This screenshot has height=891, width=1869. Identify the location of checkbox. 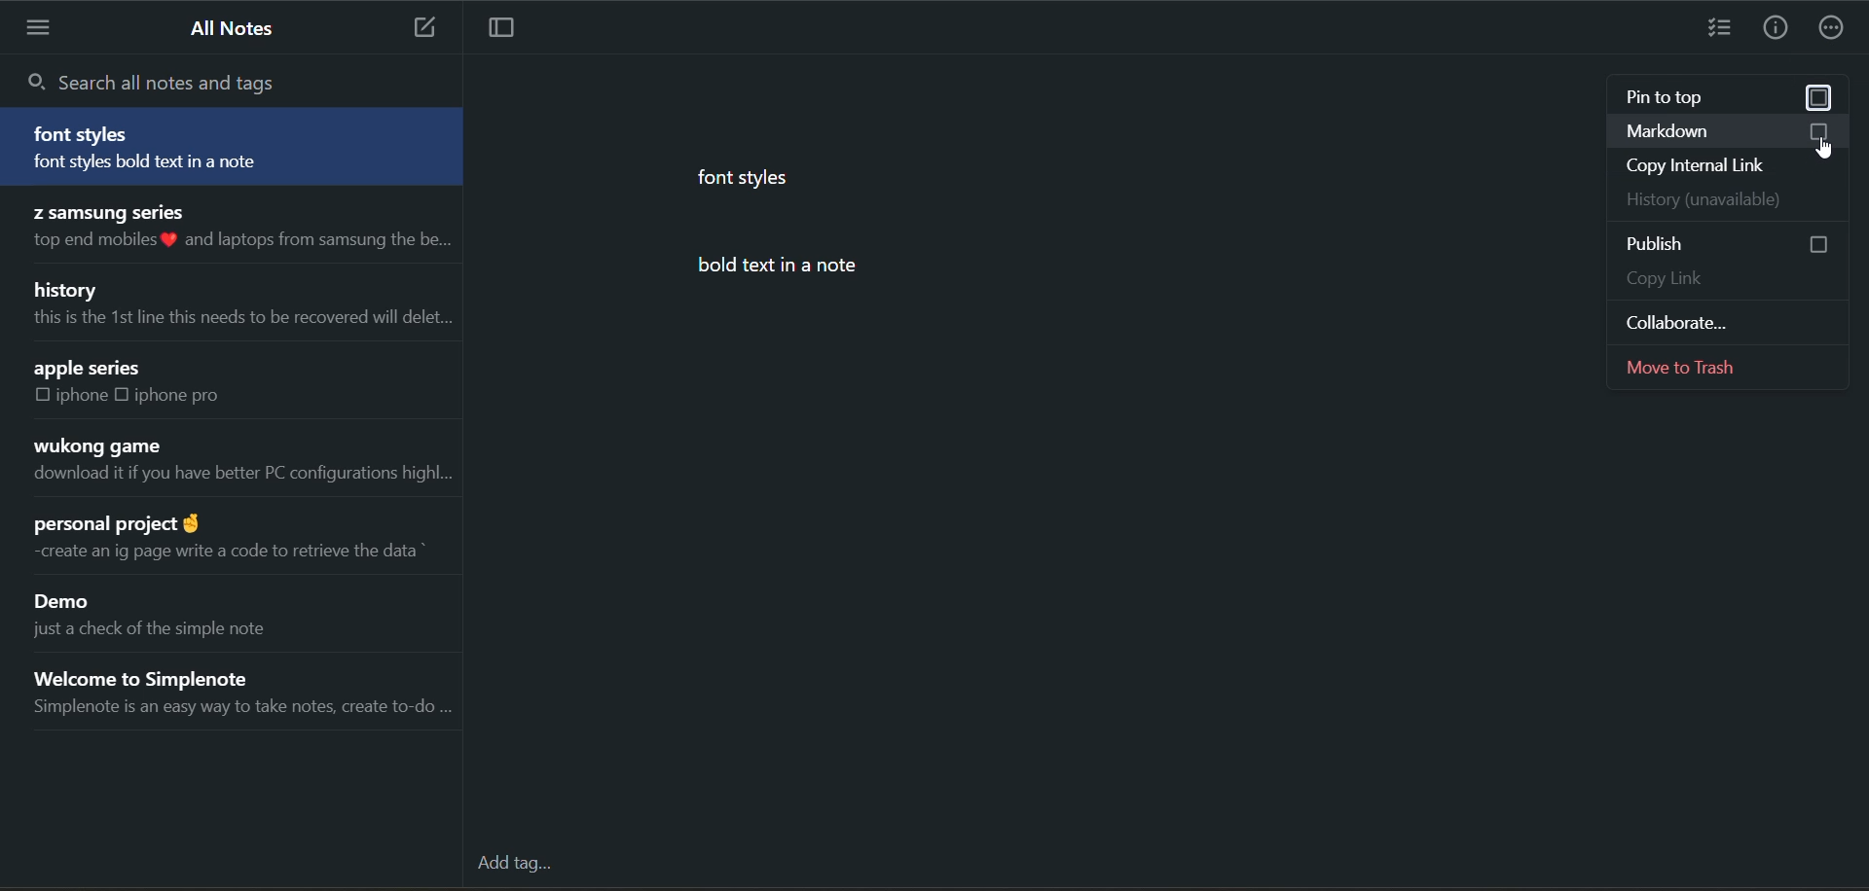
(1804, 242).